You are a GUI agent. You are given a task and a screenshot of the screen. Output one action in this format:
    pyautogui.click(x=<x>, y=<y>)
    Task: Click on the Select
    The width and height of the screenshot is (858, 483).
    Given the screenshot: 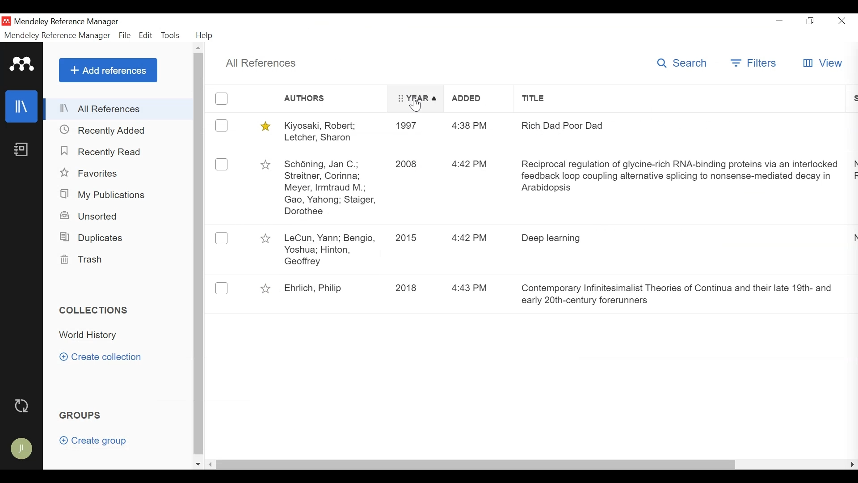 What is the action you would take?
    pyautogui.click(x=221, y=237)
    